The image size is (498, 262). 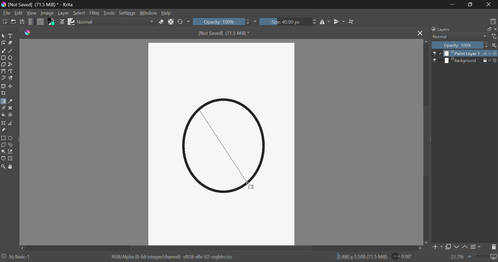 I want to click on Freehand Selection, so click(x=12, y=144).